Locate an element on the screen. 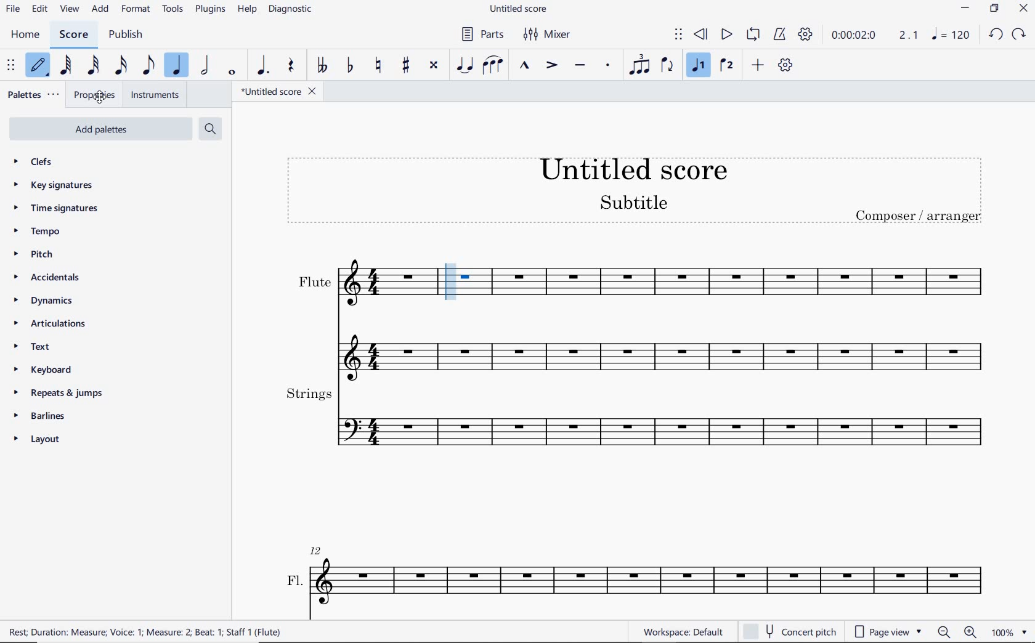 The image size is (1035, 643). zoom factor is located at coordinates (1008, 631).